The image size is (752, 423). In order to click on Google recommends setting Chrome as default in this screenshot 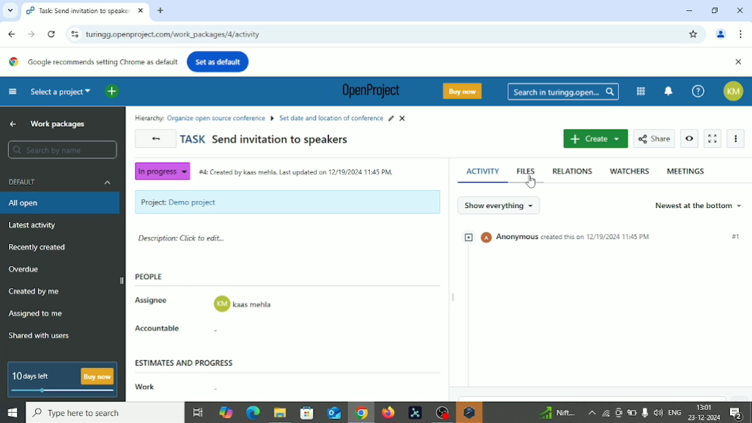, I will do `click(92, 62)`.